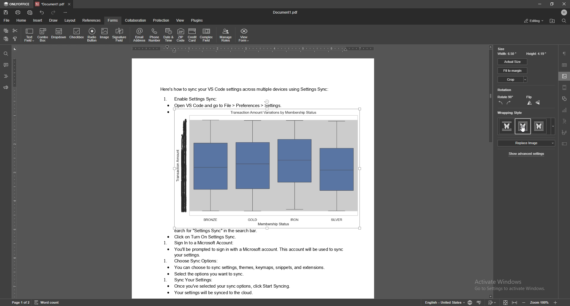  Describe the element at coordinates (193, 35) in the screenshot. I see `credit card` at that location.